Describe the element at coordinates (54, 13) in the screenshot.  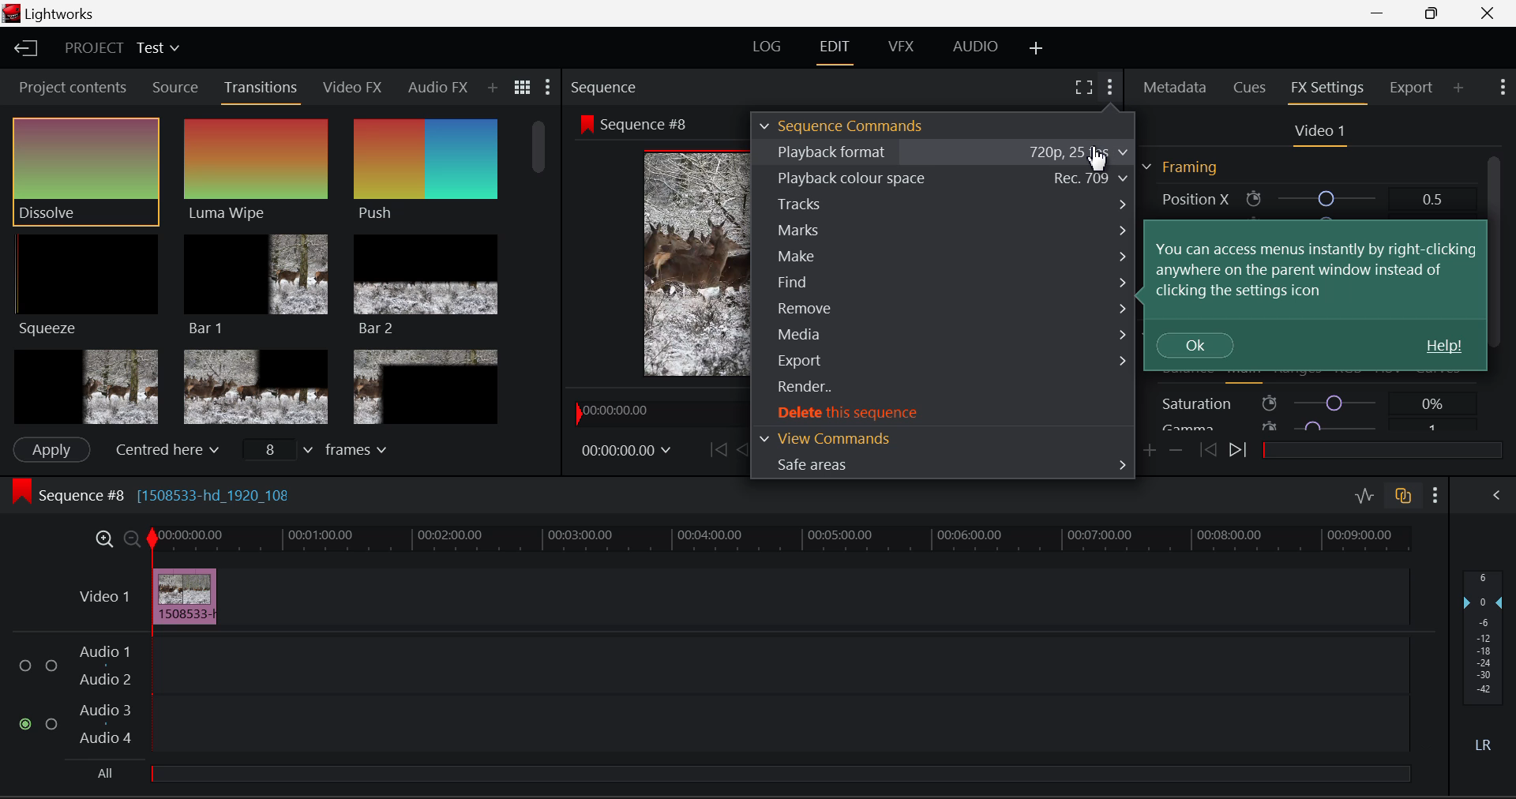
I see `Lightworks` at that location.